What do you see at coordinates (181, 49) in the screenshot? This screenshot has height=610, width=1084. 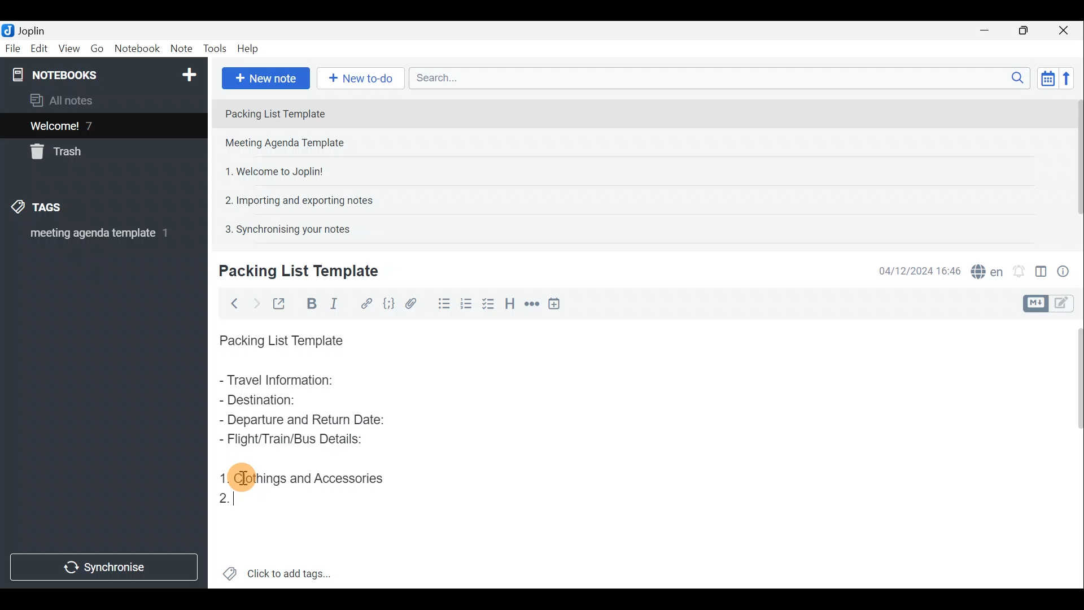 I see `Note` at bounding box center [181, 49].